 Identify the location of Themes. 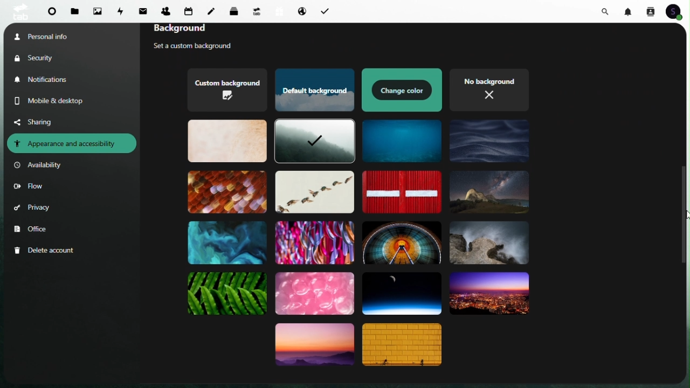
(489, 192).